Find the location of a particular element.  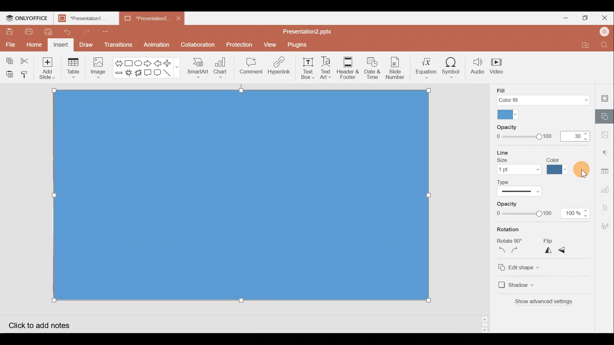

SmartArt is located at coordinates (197, 69).